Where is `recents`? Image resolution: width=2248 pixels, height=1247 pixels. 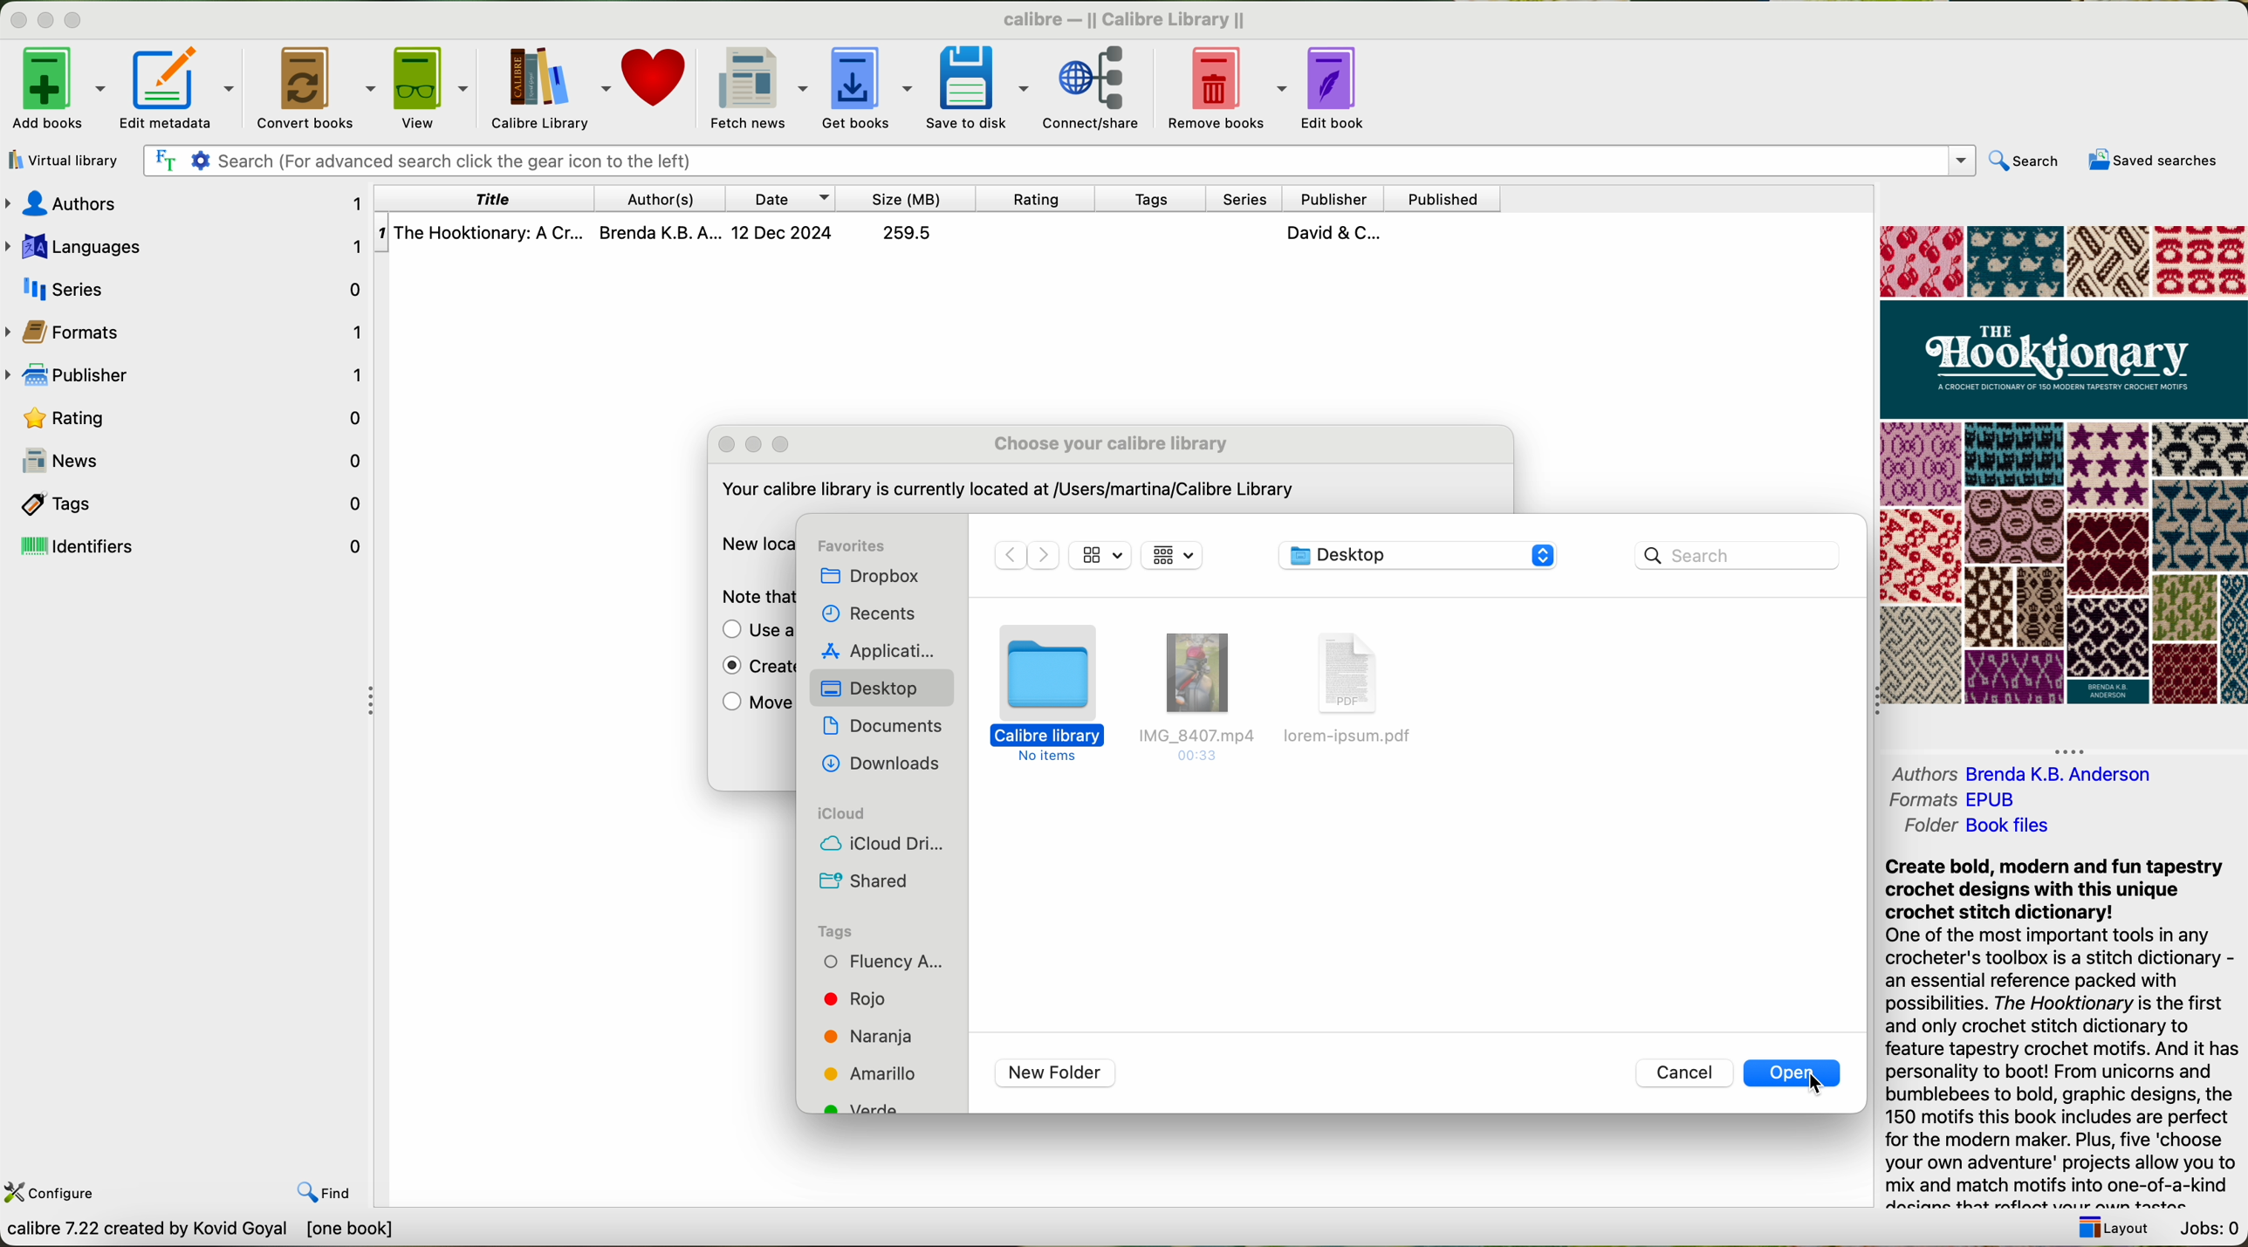 recents is located at coordinates (871, 612).